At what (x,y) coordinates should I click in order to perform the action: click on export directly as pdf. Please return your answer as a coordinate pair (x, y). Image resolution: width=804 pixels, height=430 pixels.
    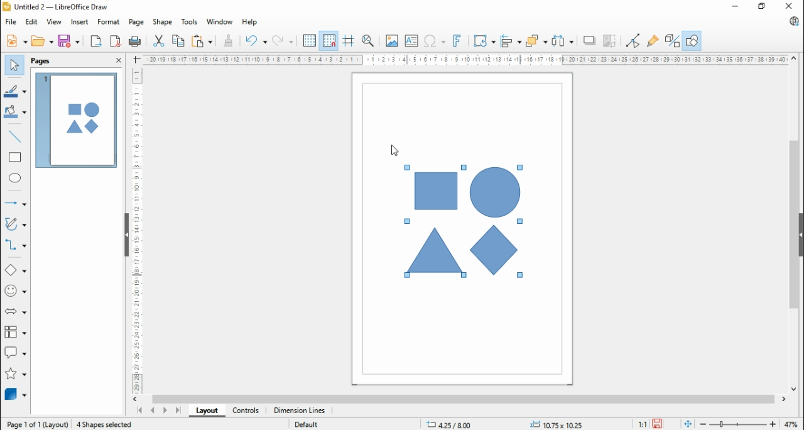
    Looking at the image, I should click on (115, 41).